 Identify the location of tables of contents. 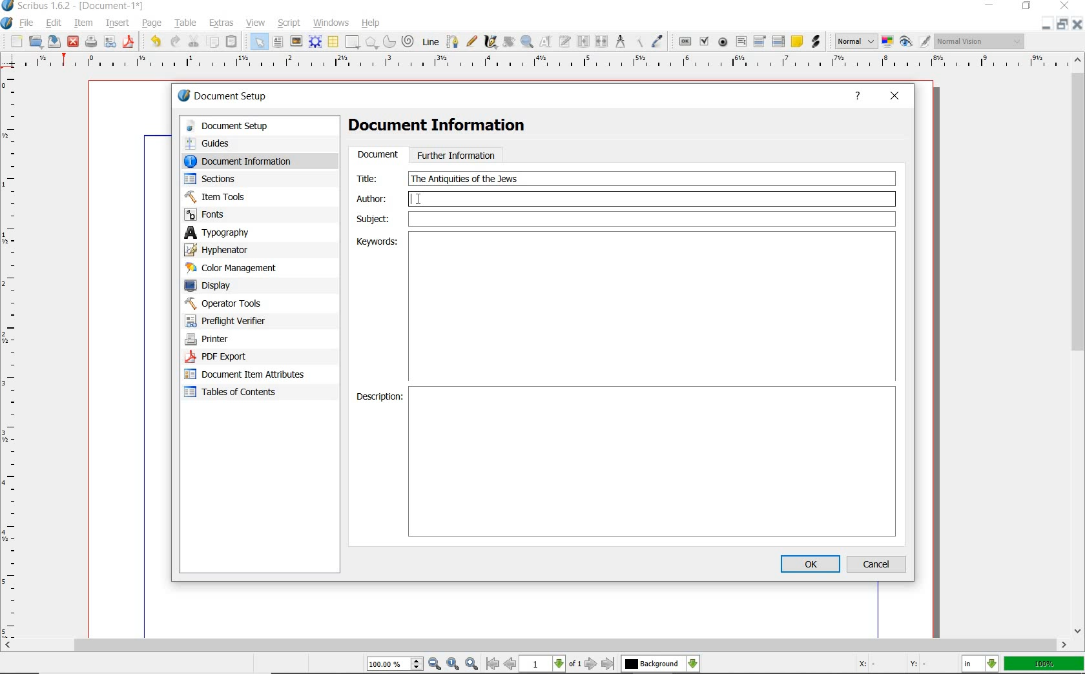
(239, 393).